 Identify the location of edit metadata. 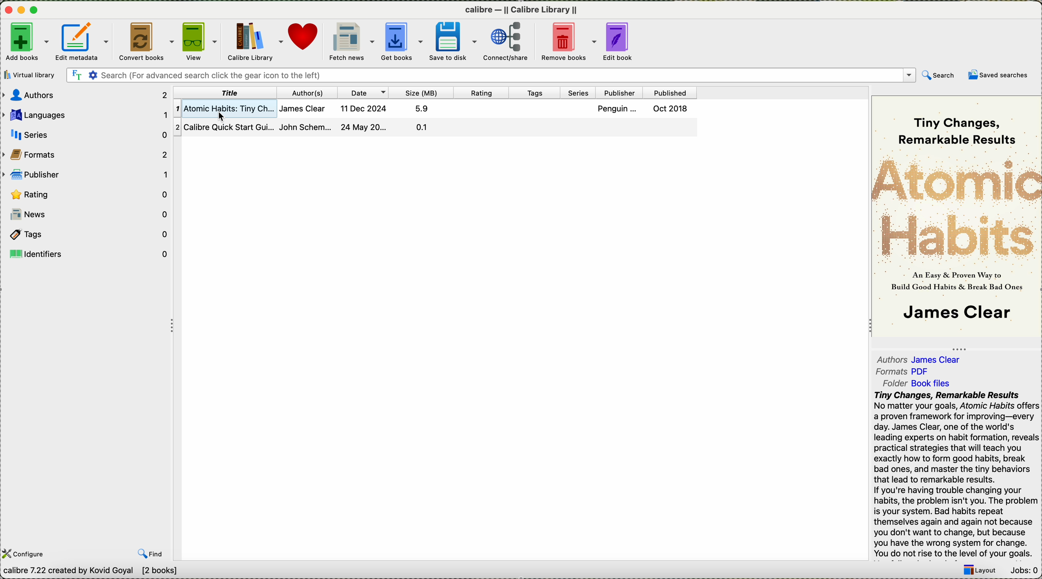
(83, 41).